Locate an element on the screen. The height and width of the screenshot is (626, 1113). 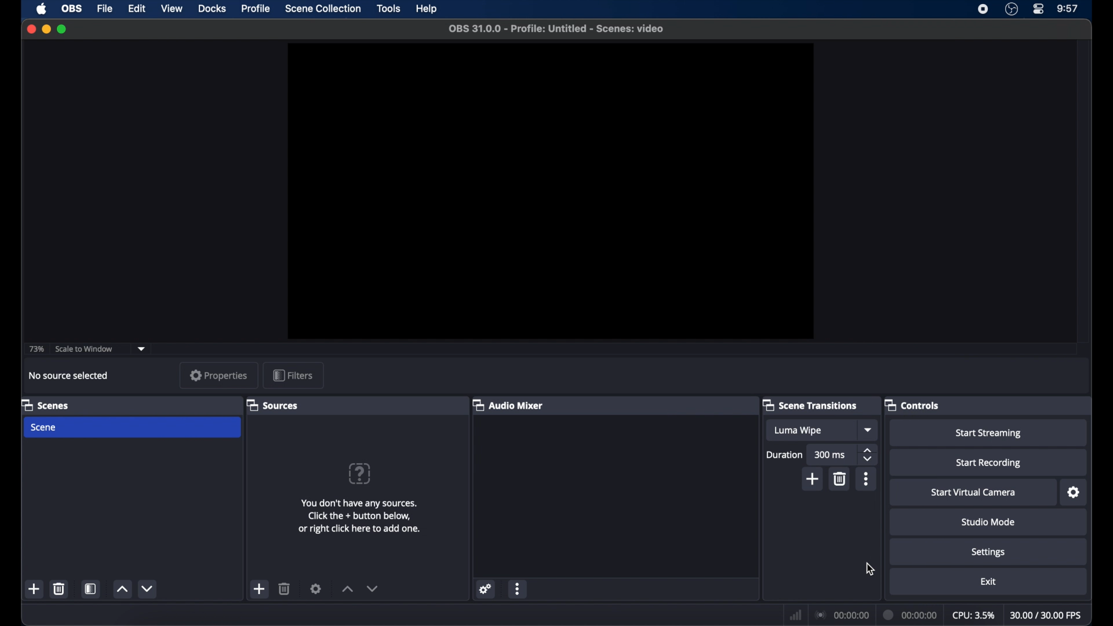
dropdown is located at coordinates (141, 349).